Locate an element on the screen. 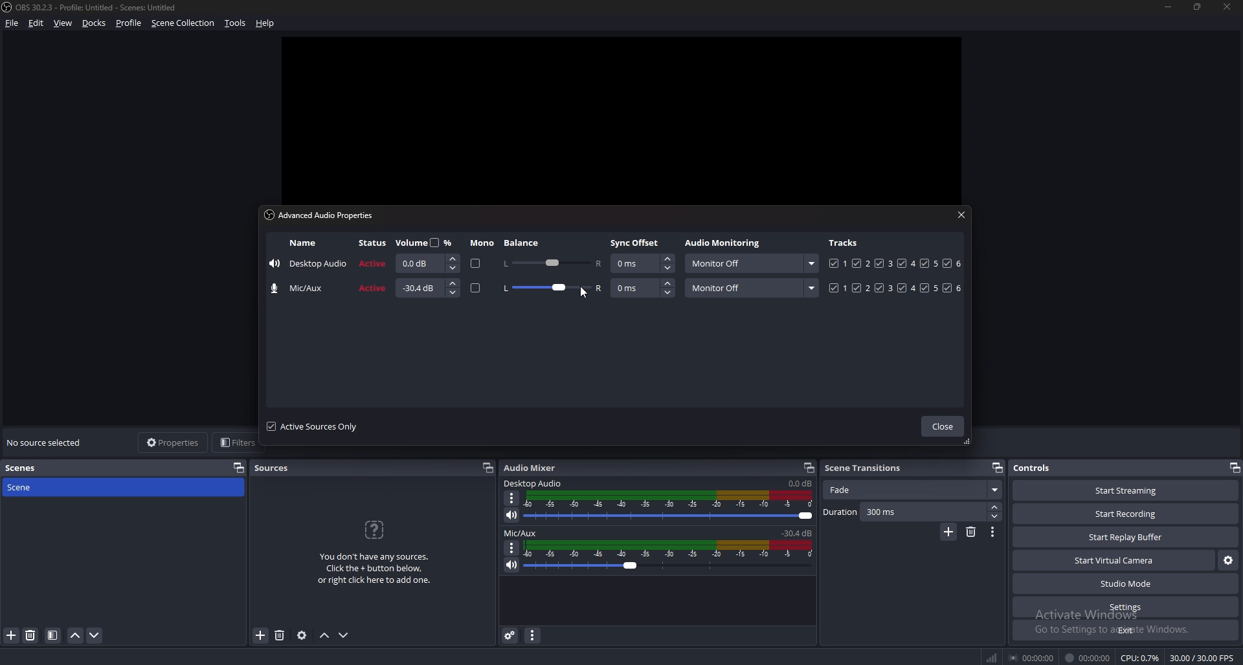 This screenshot has height=665, width=1243. options is located at coordinates (512, 498).